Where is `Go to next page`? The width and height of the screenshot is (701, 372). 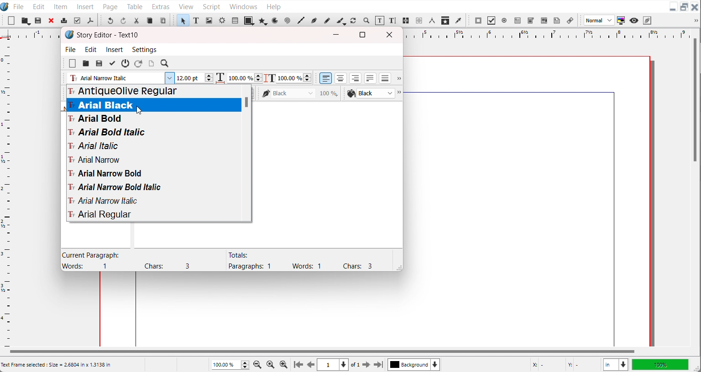
Go to next page is located at coordinates (361, 365).